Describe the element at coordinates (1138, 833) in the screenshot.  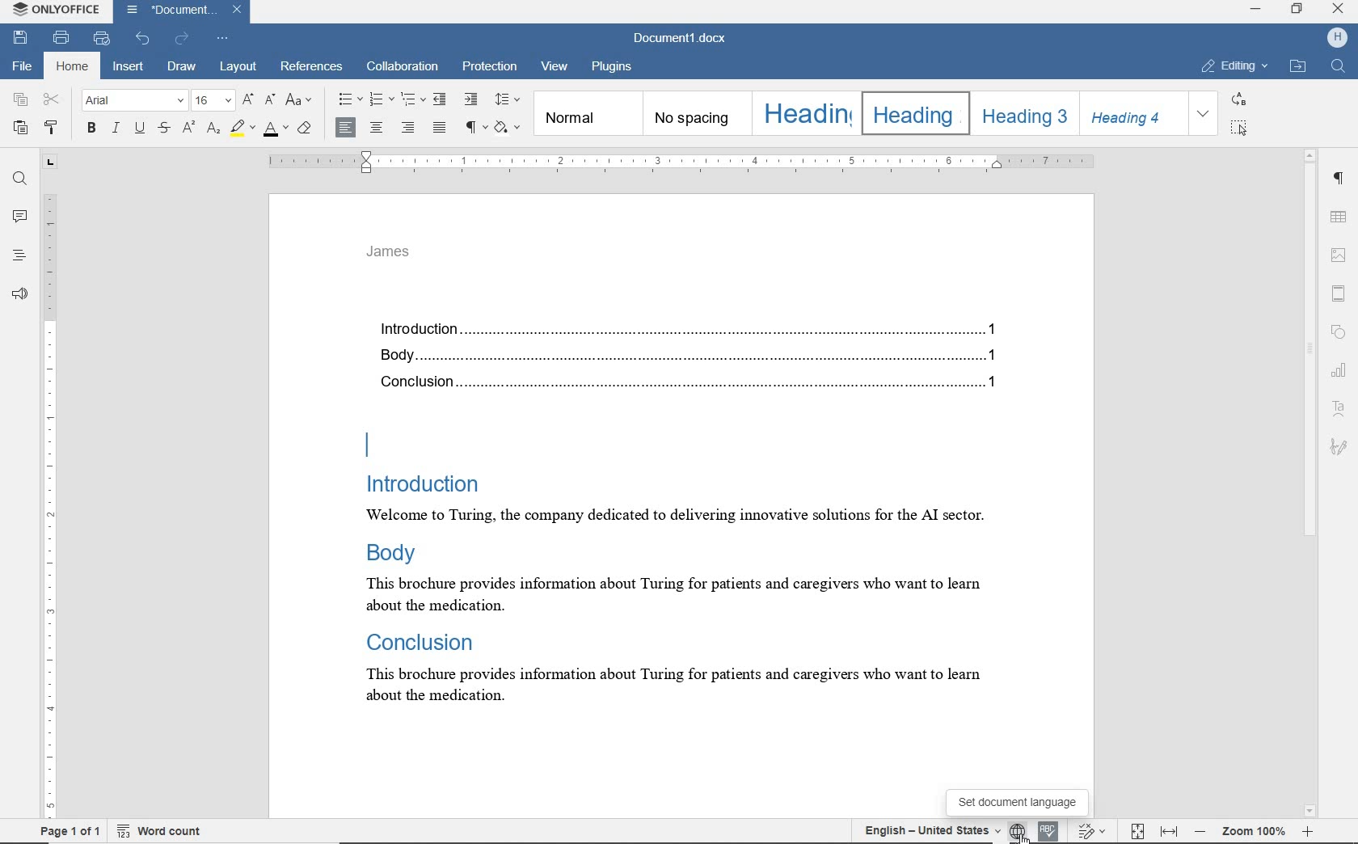
I see `fit to page` at that location.